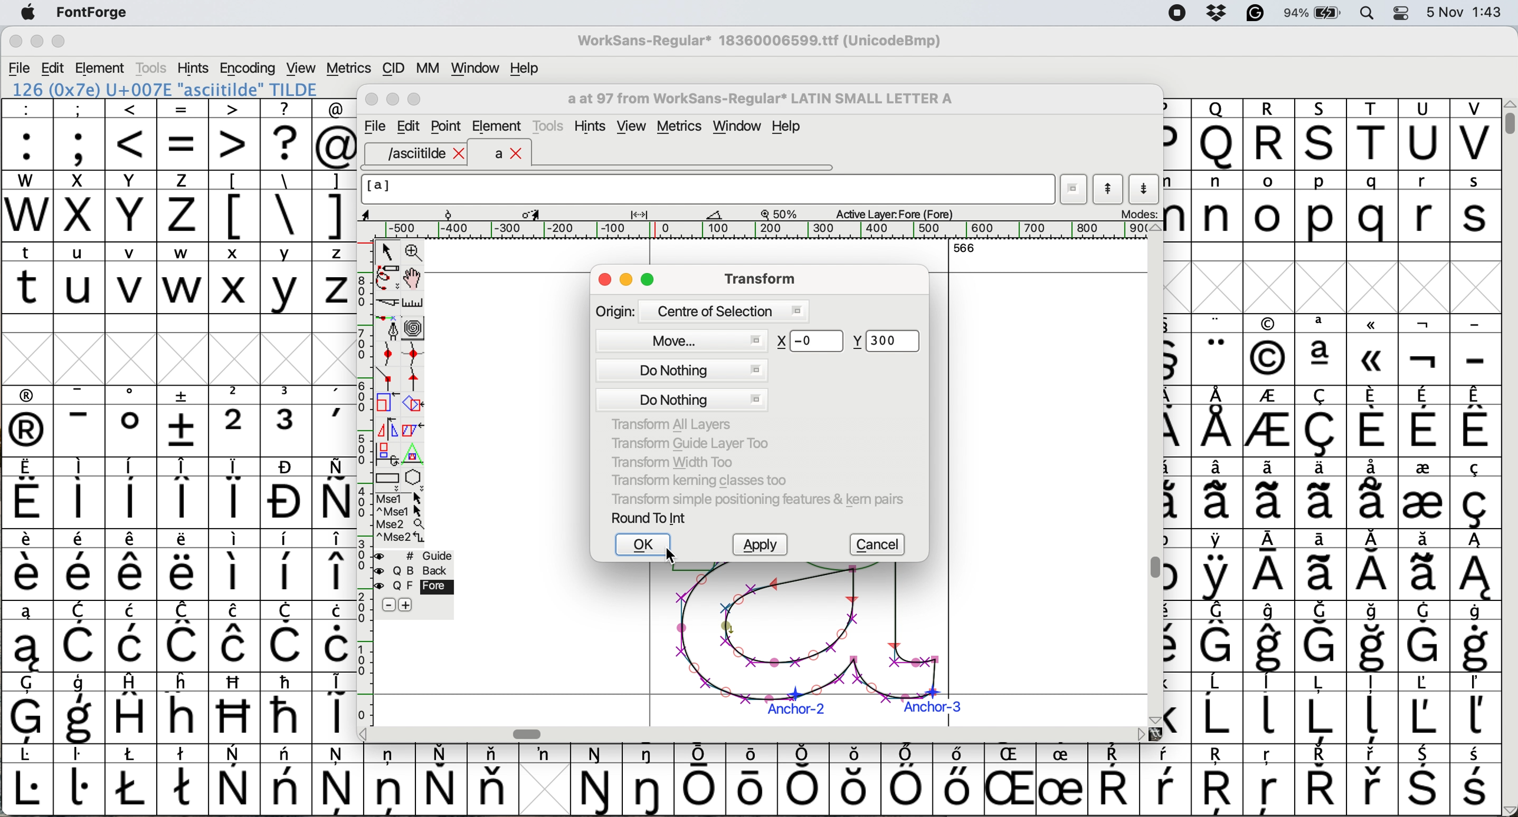 This screenshot has width=1518, height=817. I want to click on add, so click(407, 605).